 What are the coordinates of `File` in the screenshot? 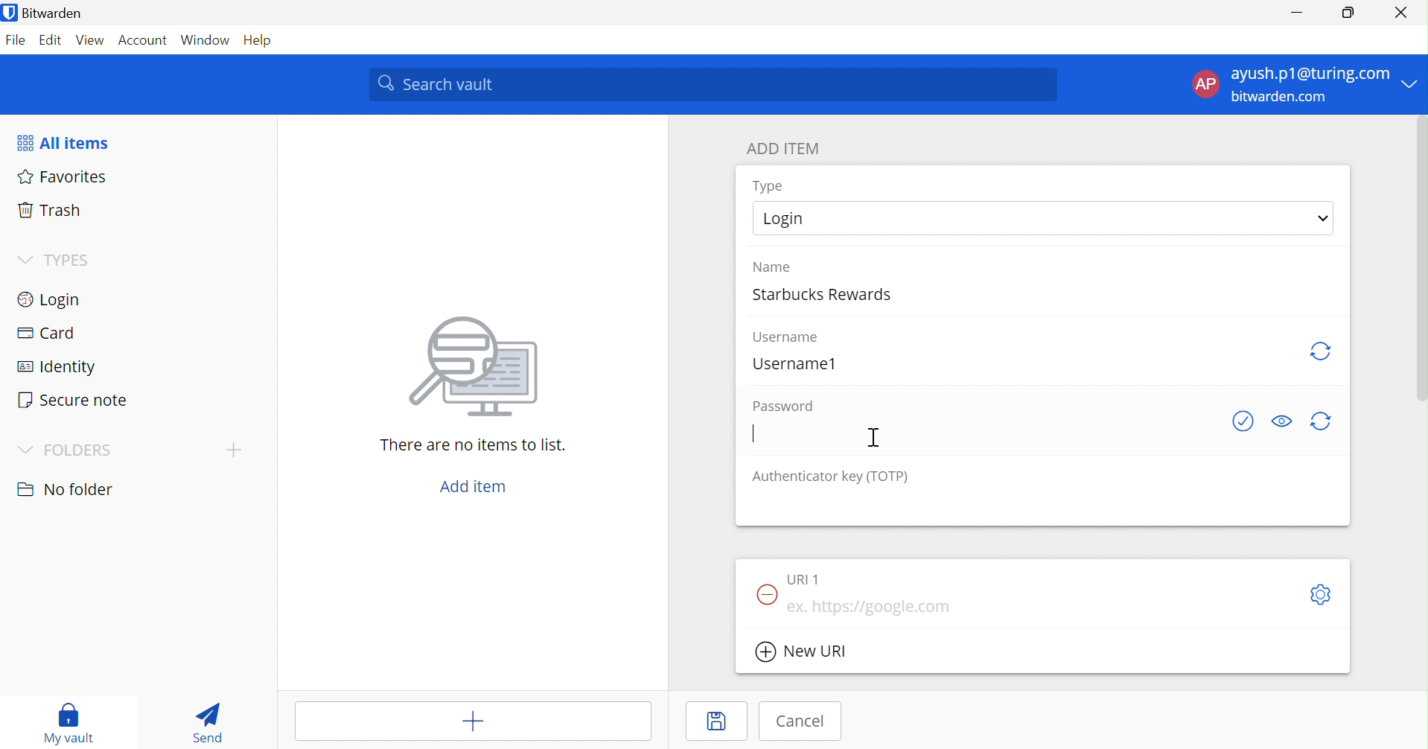 It's located at (16, 42).